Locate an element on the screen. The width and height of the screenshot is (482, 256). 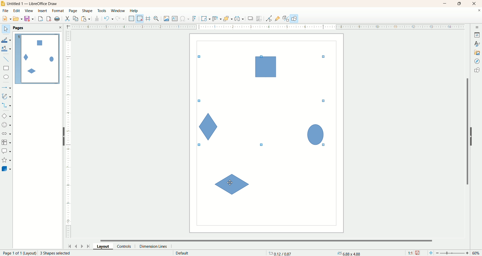
control is located at coordinates (126, 246).